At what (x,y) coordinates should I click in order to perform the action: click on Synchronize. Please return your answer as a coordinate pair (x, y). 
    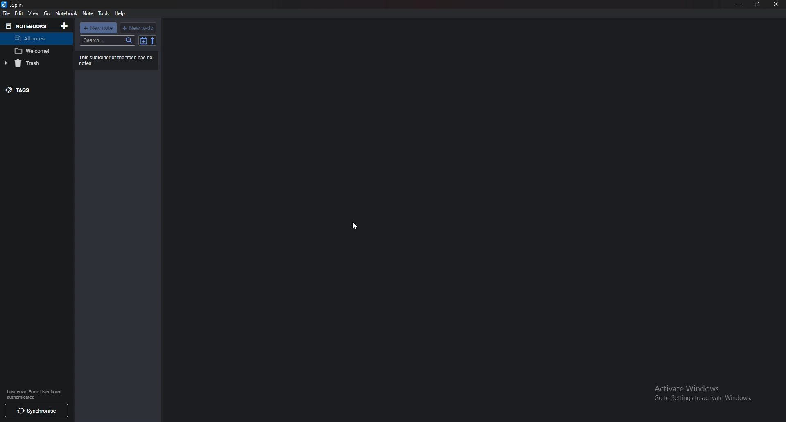
    Looking at the image, I should click on (35, 409).